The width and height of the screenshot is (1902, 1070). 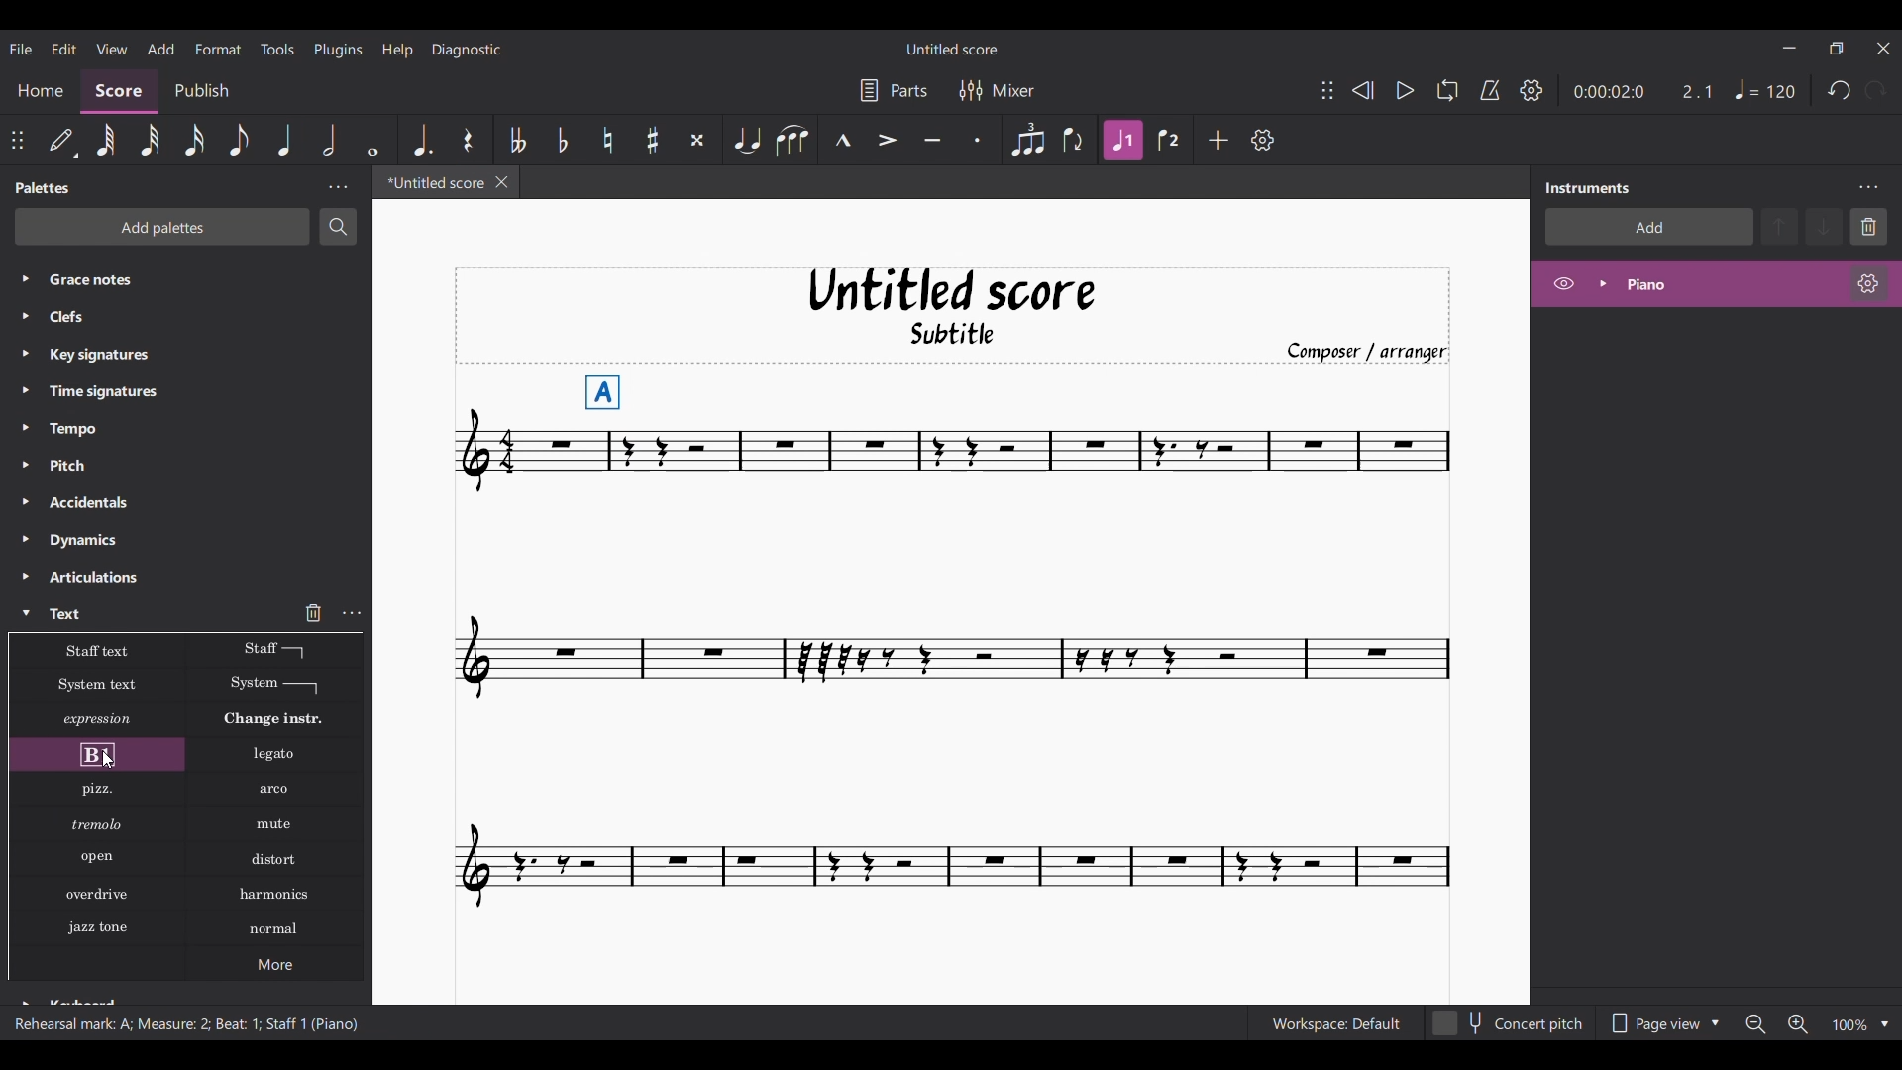 I want to click on Minimize, so click(x=1789, y=48).